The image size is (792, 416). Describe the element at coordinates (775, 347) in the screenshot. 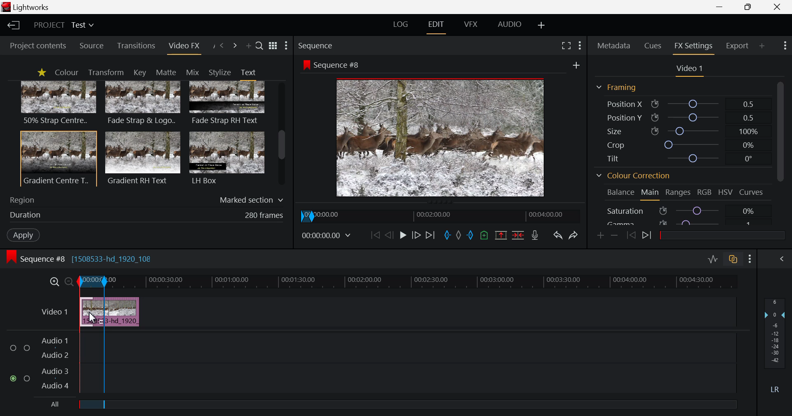

I see `Decibel Level` at that location.